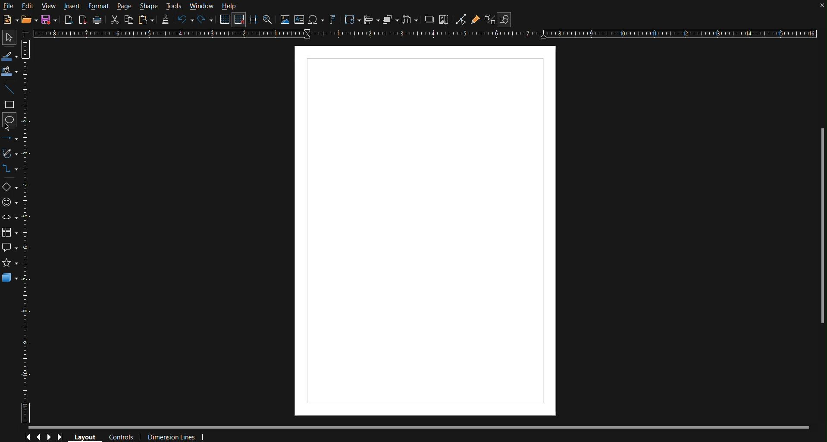  Describe the element at coordinates (10, 105) in the screenshot. I see `Square` at that location.